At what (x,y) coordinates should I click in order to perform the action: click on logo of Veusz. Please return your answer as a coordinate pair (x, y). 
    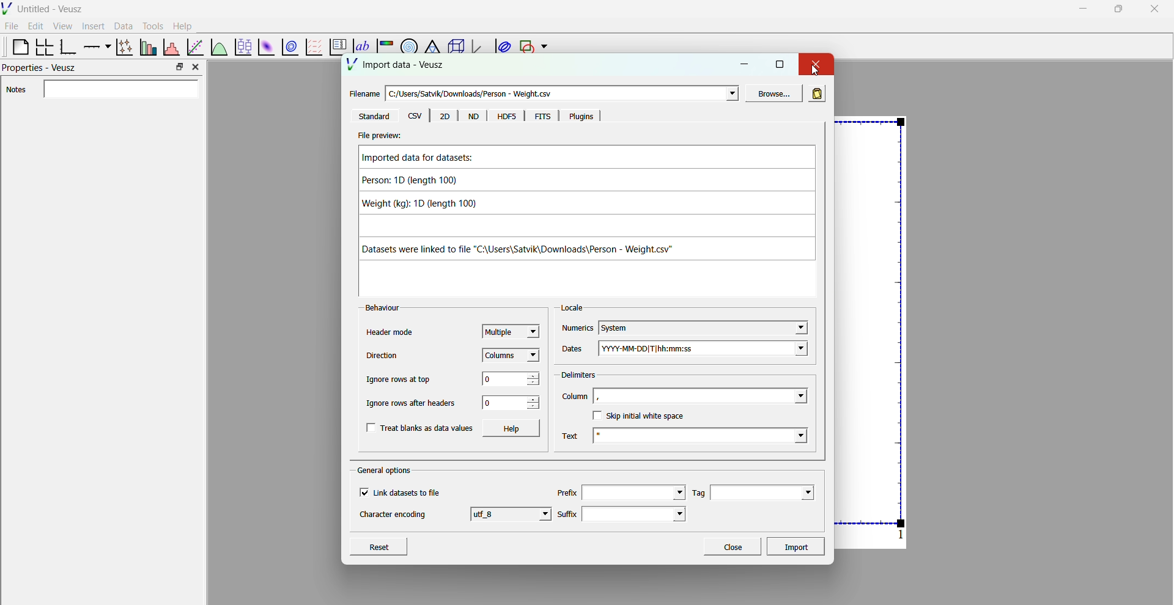
    Looking at the image, I should click on (7, 8).